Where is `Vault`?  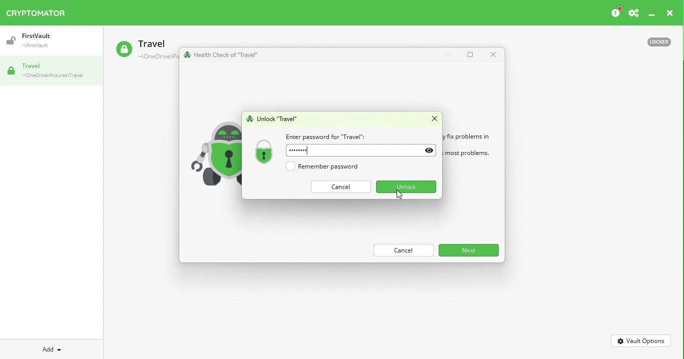
Vault is located at coordinates (31, 37).